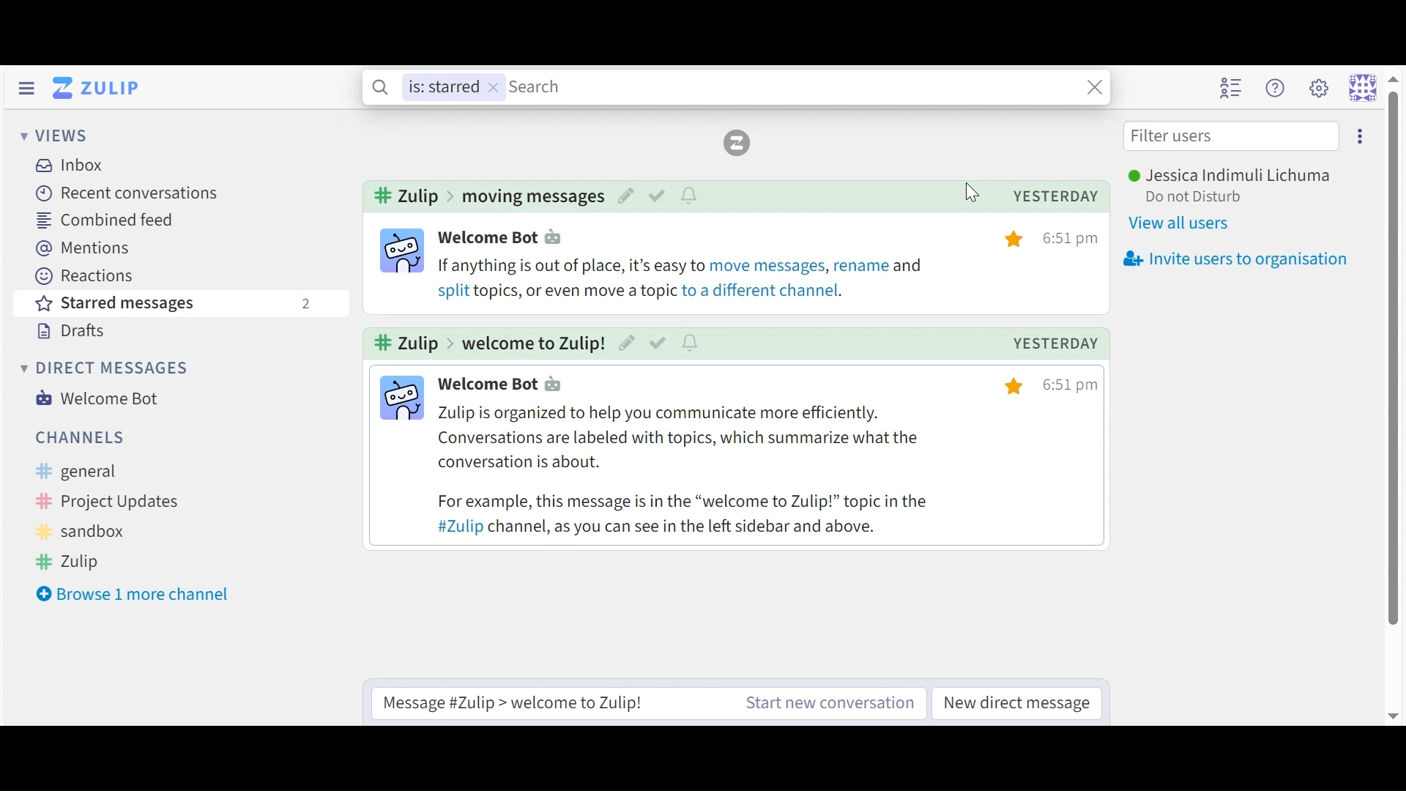 This screenshot has width=1406, height=791. Describe the element at coordinates (100, 220) in the screenshot. I see `Combined Feed` at that location.